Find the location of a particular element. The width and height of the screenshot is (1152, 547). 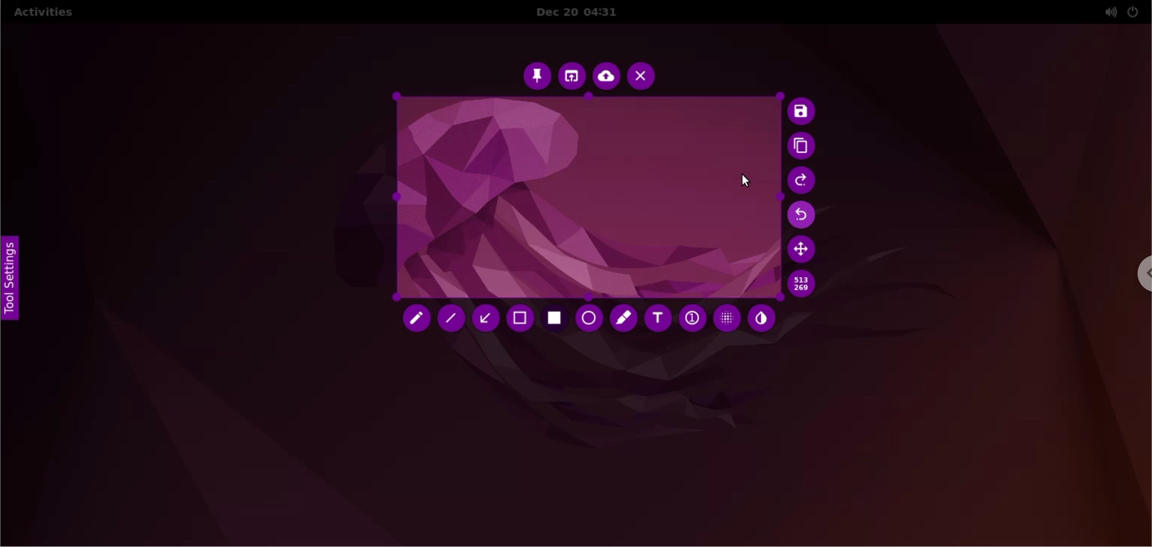

cursor is located at coordinates (743, 184).